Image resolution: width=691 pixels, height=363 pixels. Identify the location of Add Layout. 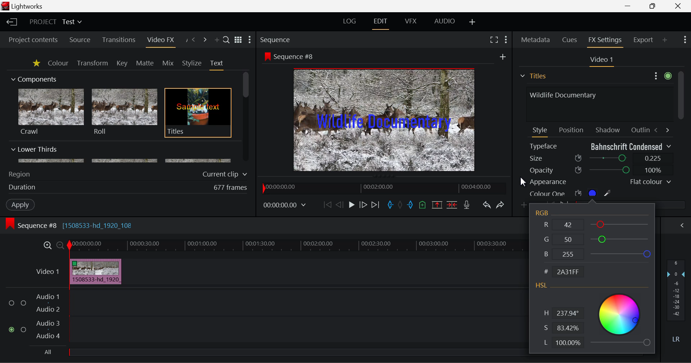
(473, 23).